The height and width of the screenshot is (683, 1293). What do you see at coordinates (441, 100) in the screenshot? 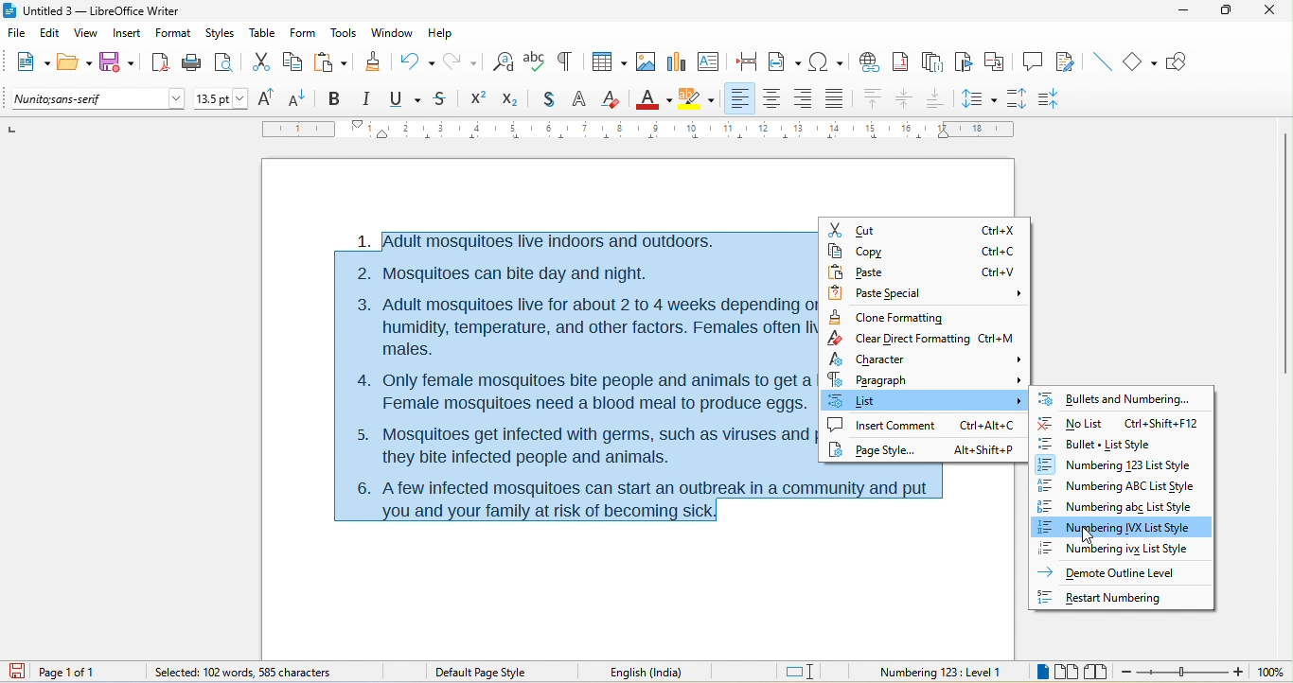
I see `strikethrough` at bounding box center [441, 100].